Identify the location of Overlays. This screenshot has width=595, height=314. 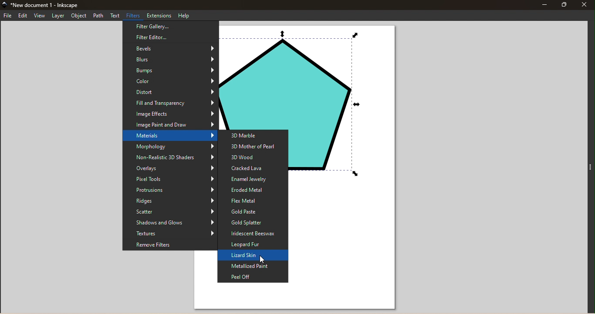
(169, 169).